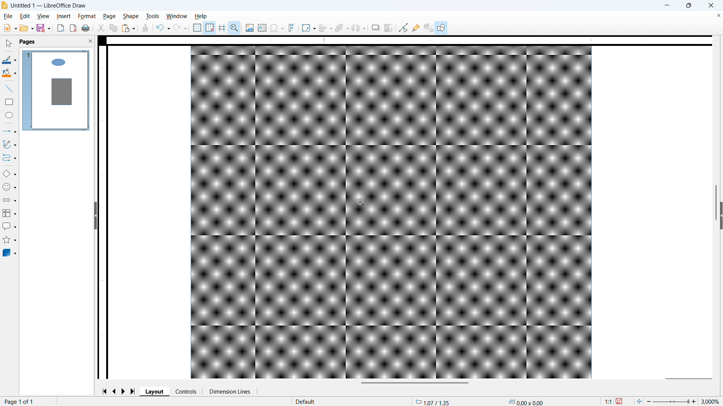 The width and height of the screenshot is (723, 406). I want to click on Guidelines while moving , so click(222, 27).